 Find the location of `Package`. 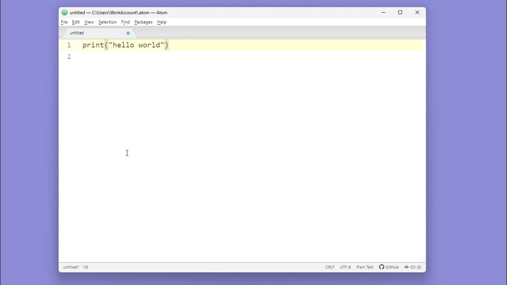

Package is located at coordinates (143, 23).